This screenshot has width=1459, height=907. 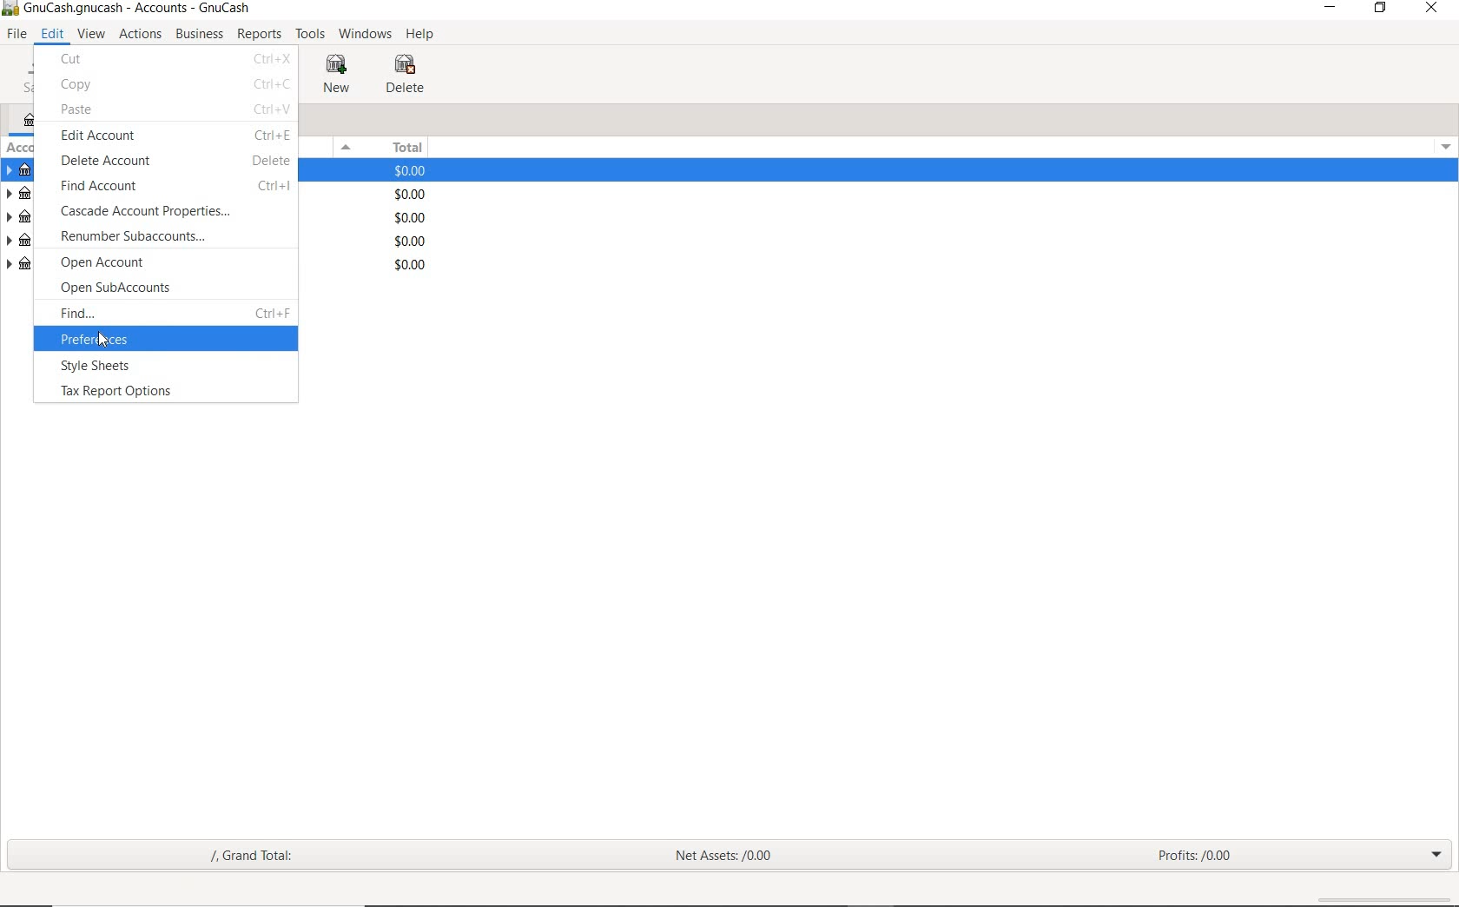 What do you see at coordinates (413, 242) in the screenshot?
I see `` at bounding box center [413, 242].